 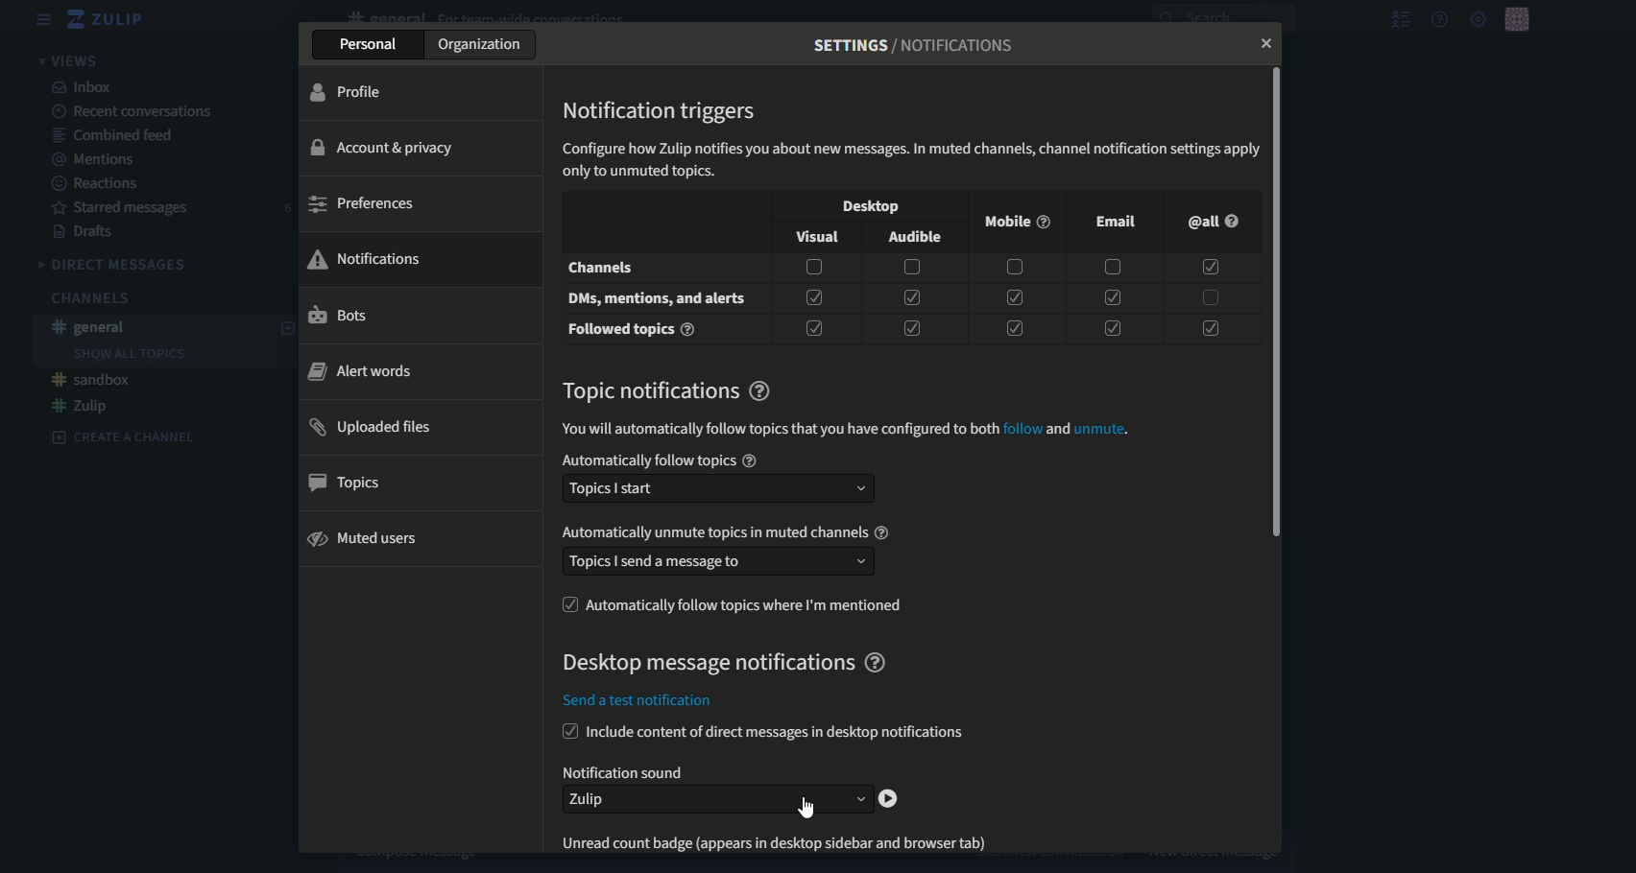 I want to click on Starred messages, so click(x=124, y=209).